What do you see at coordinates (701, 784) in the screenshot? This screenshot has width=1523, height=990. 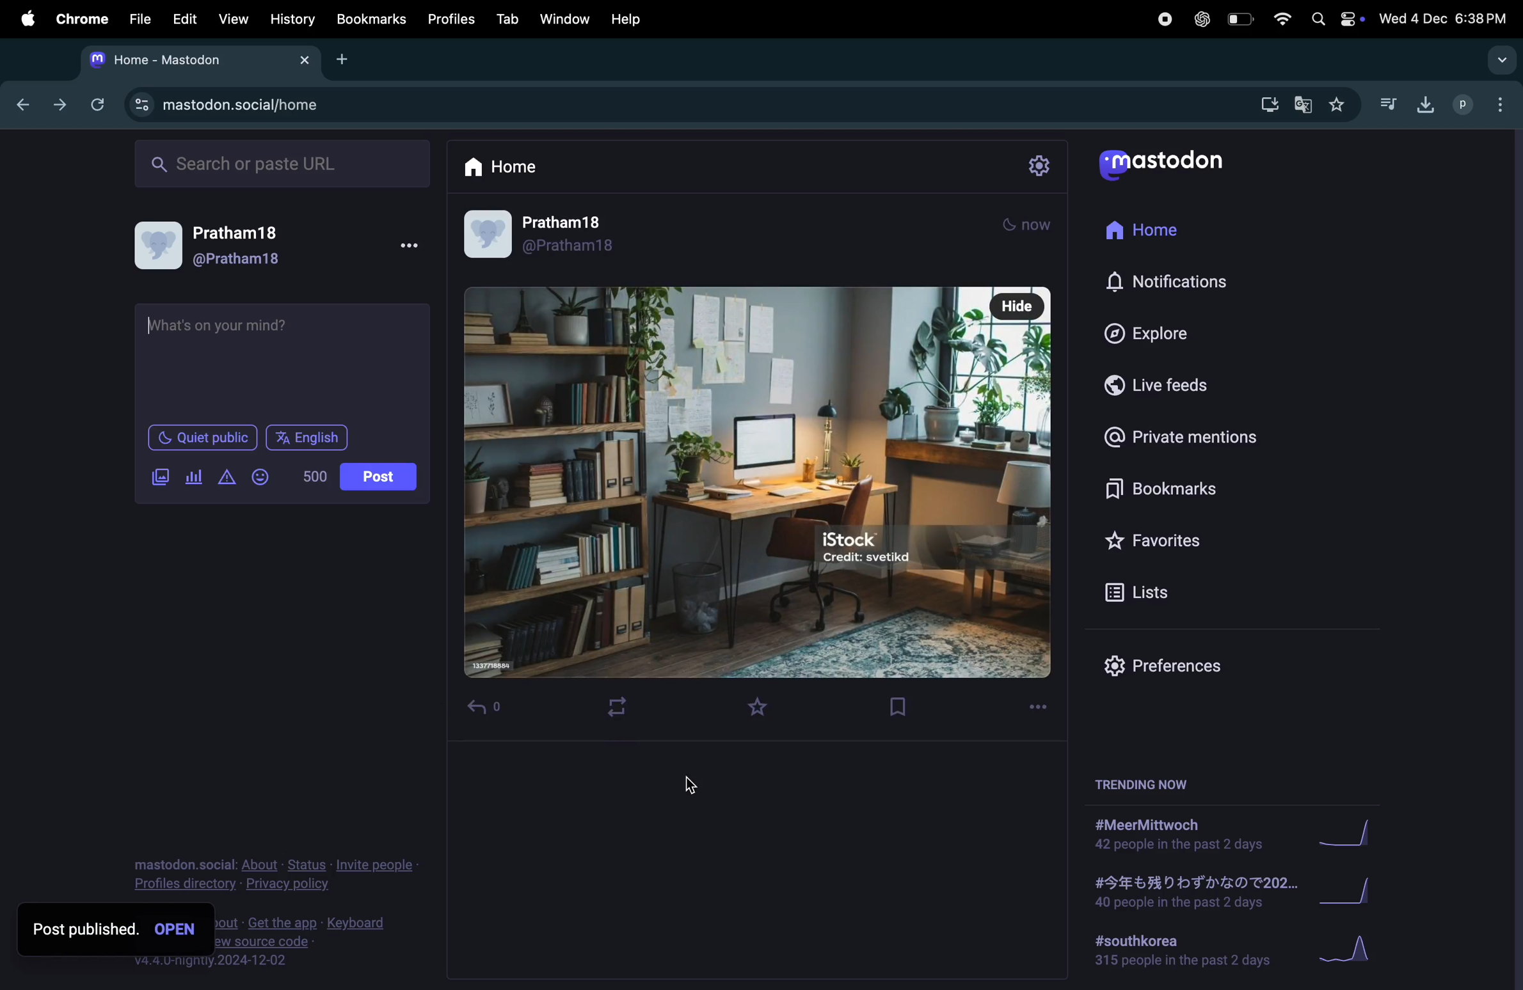 I see `cursor` at bounding box center [701, 784].